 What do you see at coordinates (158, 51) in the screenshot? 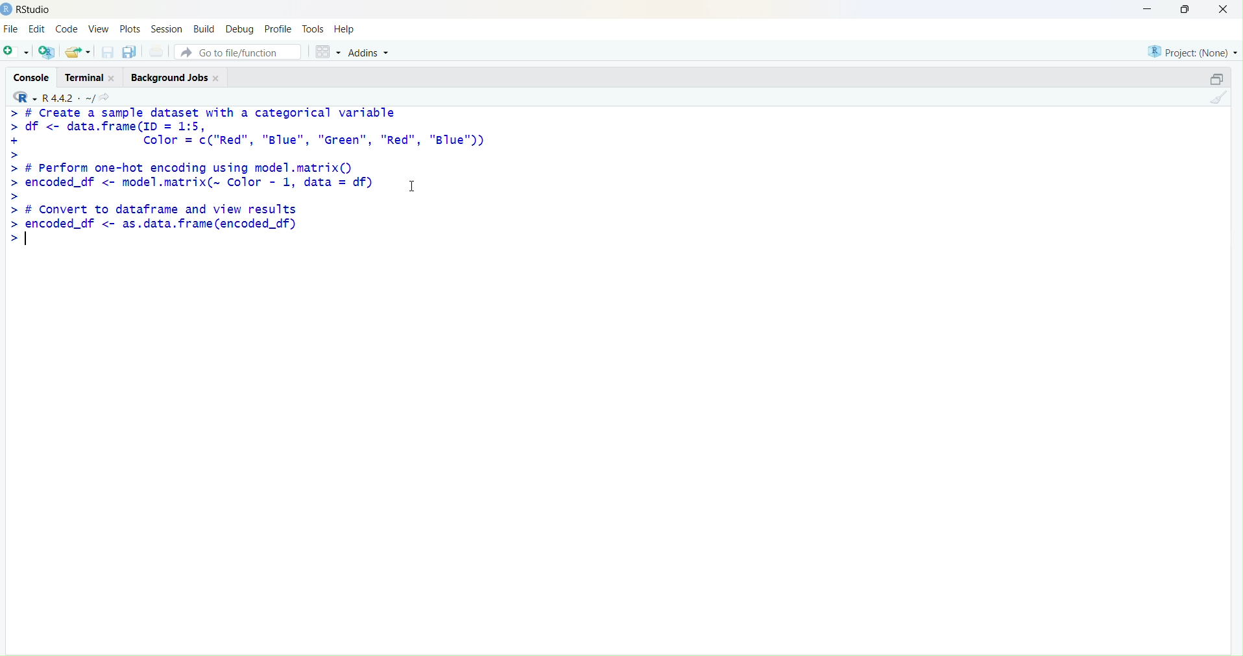
I see `print` at bounding box center [158, 51].